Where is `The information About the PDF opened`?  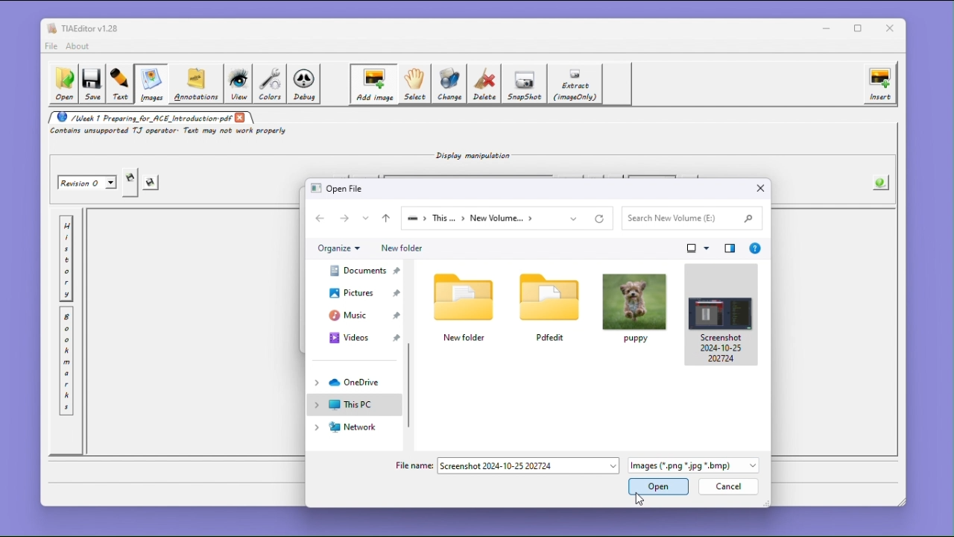 The information About the PDF opened is located at coordinates (882, 181).